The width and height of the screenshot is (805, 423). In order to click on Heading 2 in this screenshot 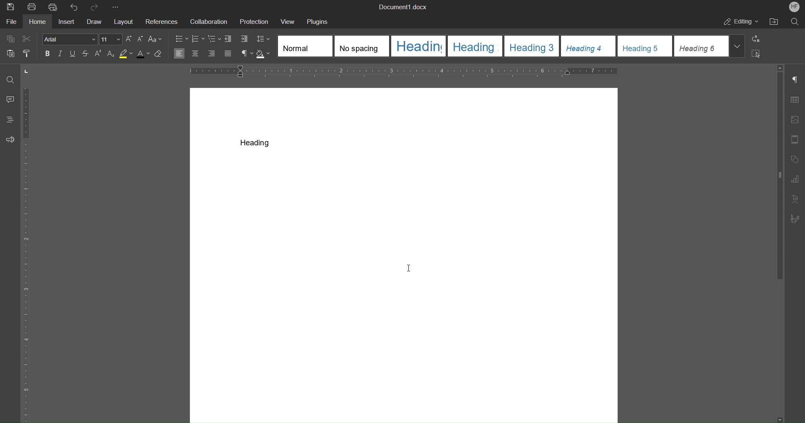, I will do `click(478, 46)`.